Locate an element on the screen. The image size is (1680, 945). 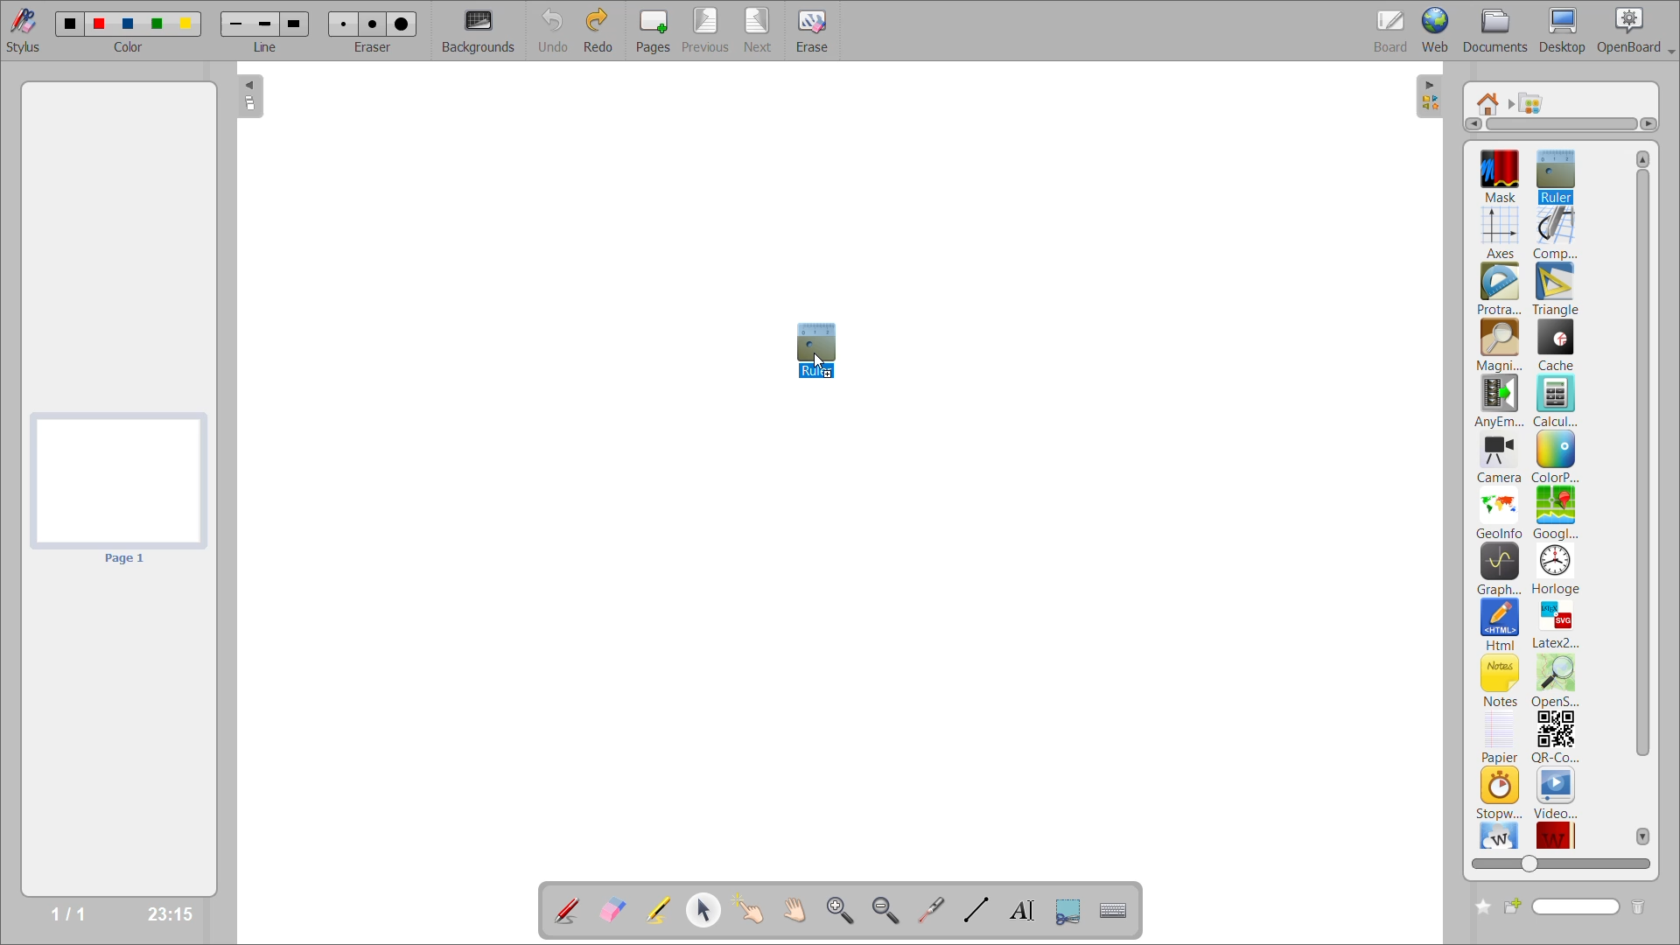
pages is located at coordinates (657, 28).